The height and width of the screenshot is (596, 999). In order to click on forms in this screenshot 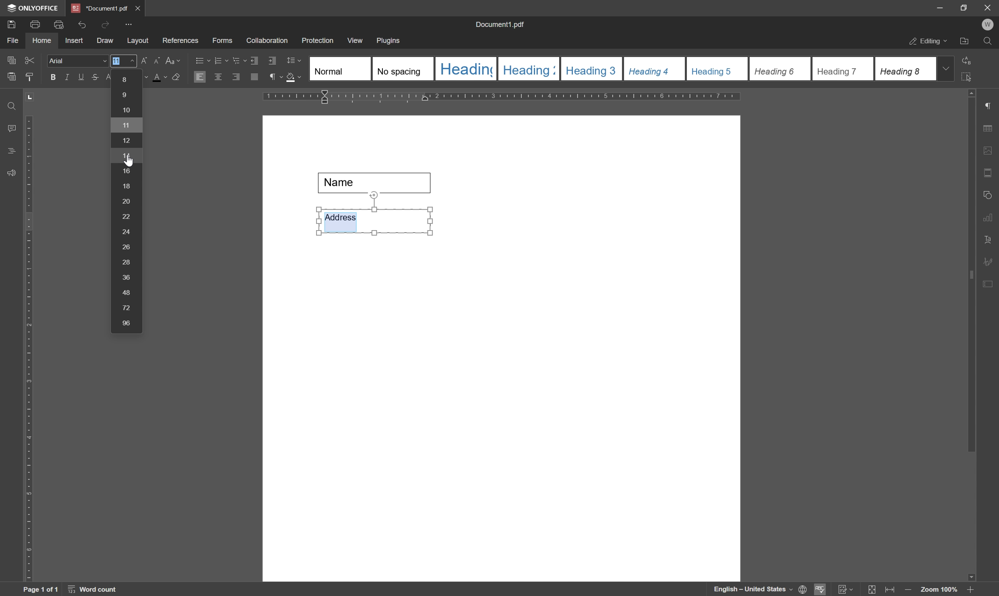, I will do `click(223, 41)`.